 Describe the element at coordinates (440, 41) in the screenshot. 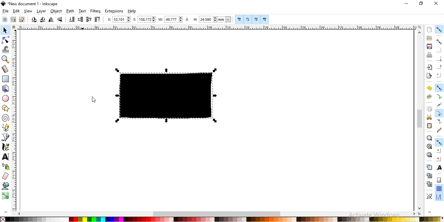

I see `snap bounding boxes` at that location.